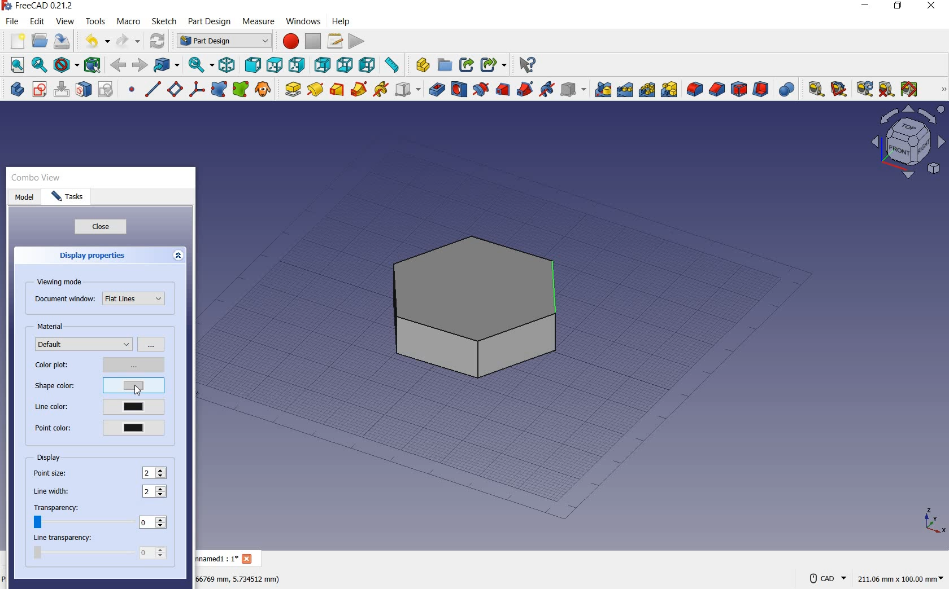 This screenshot has width=949, height=589. Describe the element at coordinates (66, 20) in the screenshot. I see `view` at that location.